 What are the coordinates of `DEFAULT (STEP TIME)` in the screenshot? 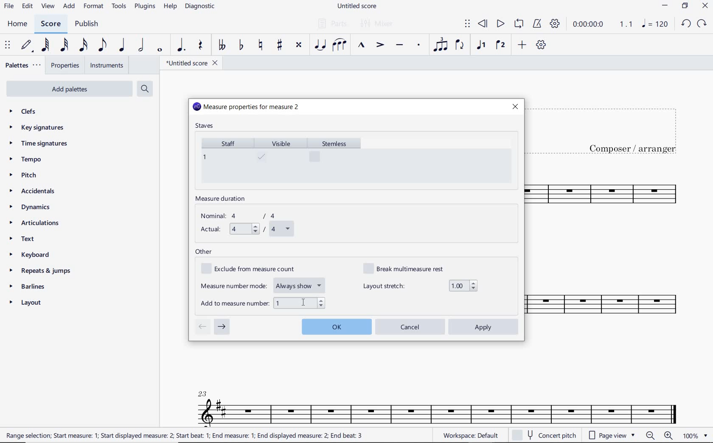 It's located at (28, 45).